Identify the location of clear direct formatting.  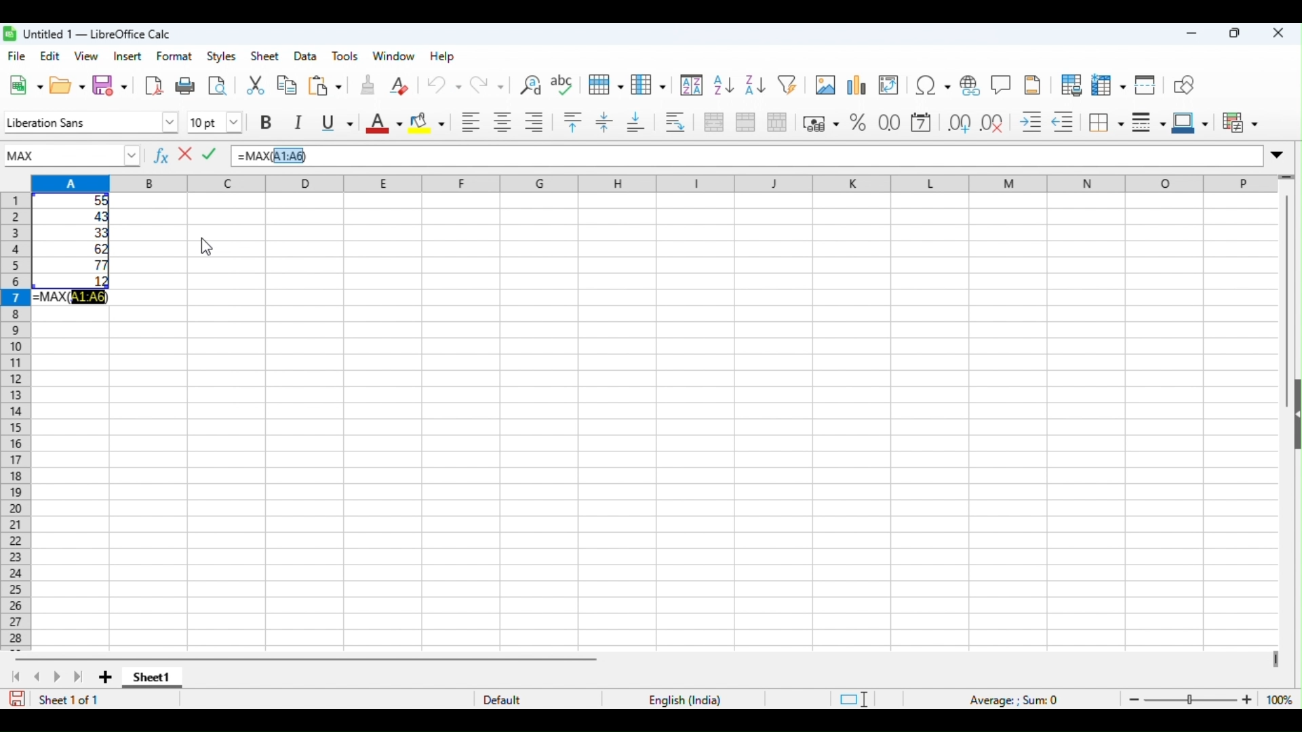
(400, 85).